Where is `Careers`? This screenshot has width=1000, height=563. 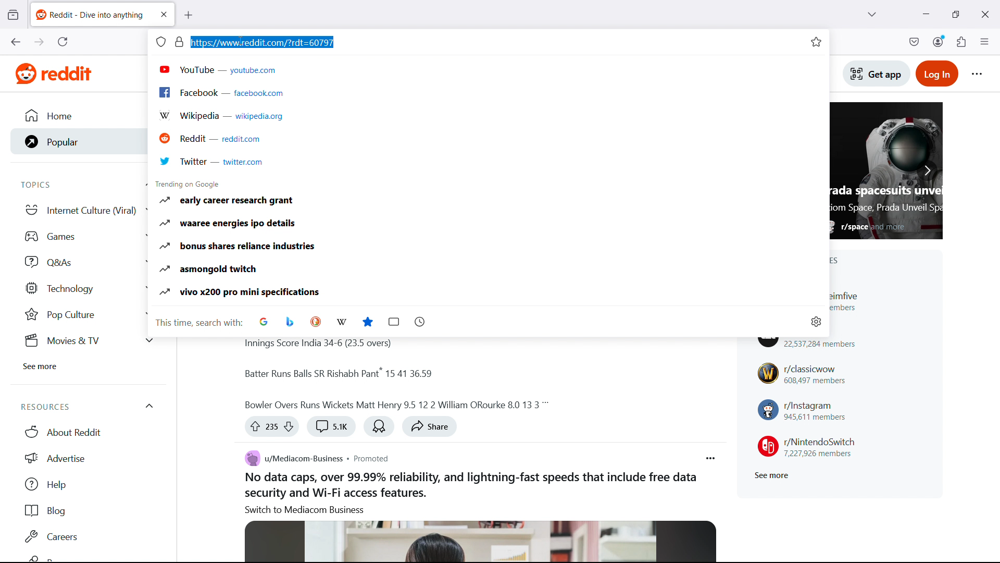
Careers is located at coordinates (86, 537).